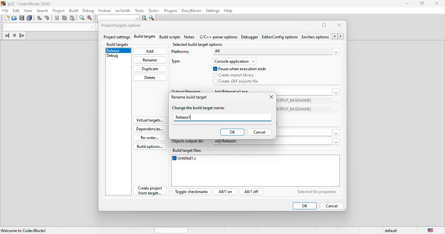  I want to click on settings, so click(213, 10).